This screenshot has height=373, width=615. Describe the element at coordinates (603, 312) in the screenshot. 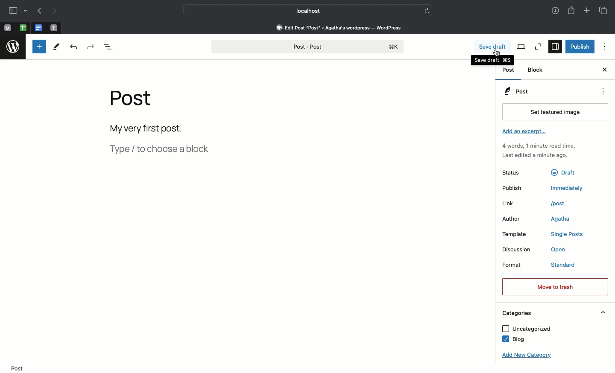

I see `Hide` at that location.